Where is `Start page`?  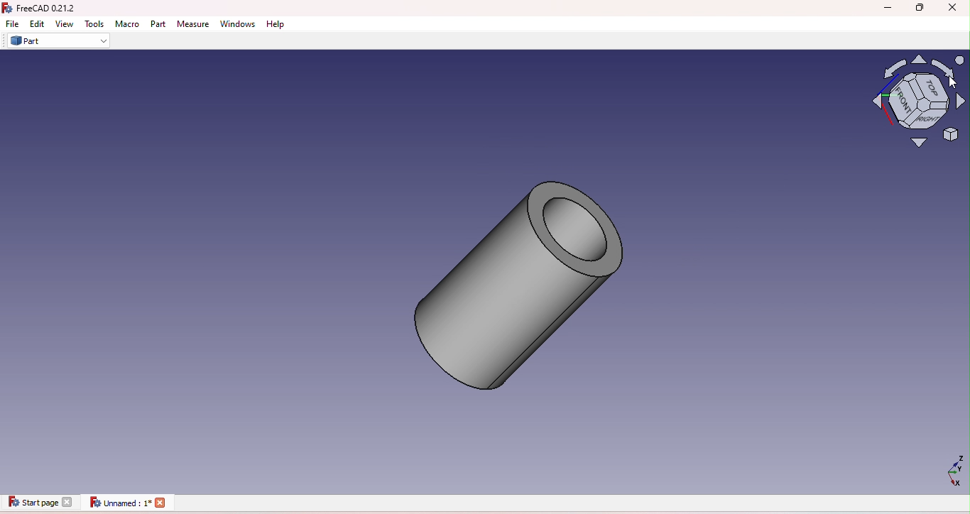
Start page is located at coordinates (40, 503).